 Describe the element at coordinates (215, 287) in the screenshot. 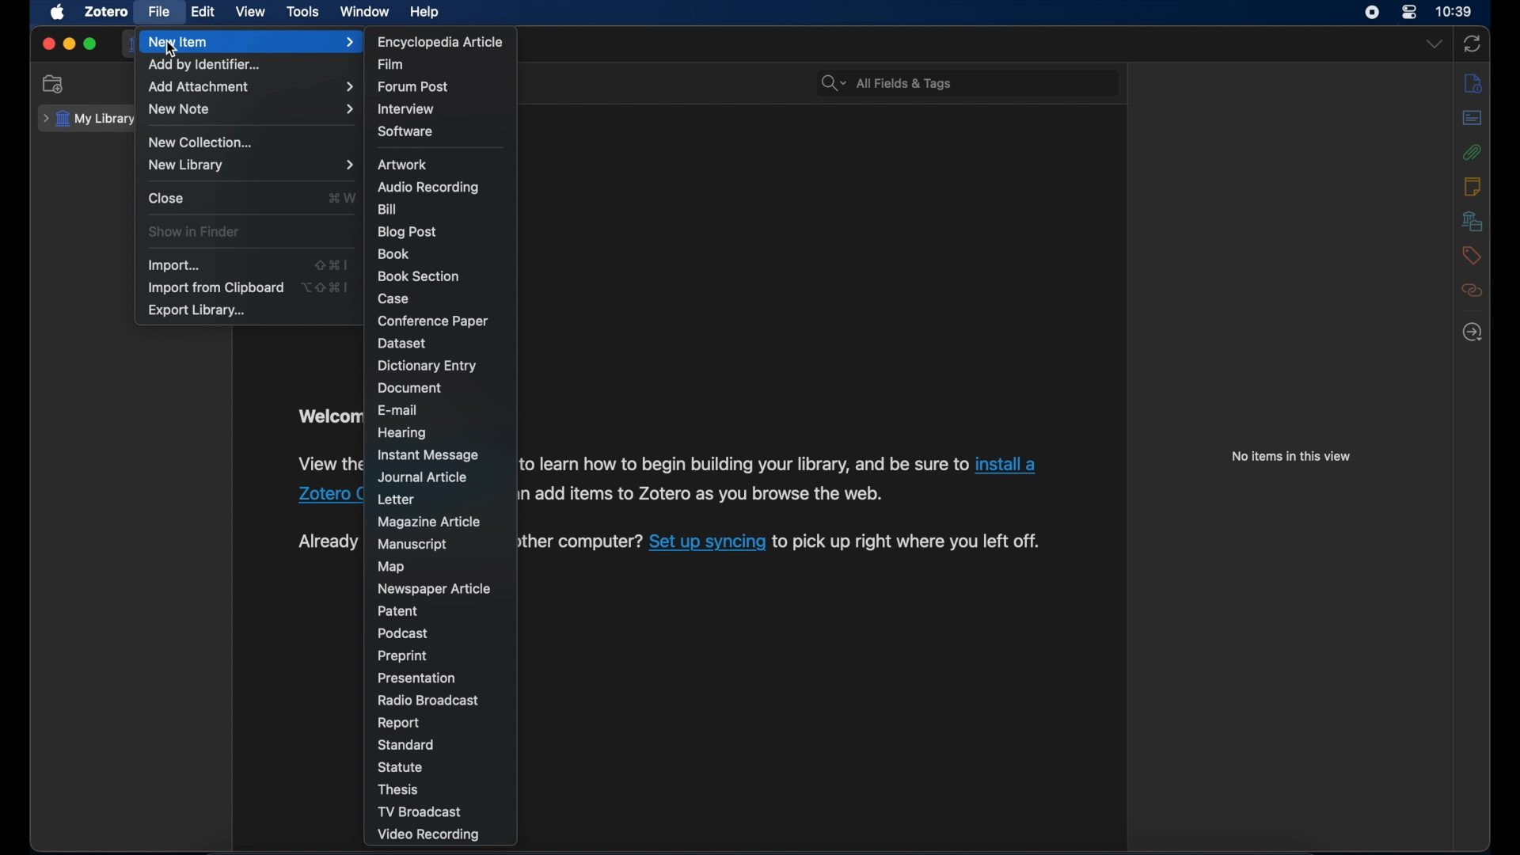

I see `import from clipboard` at that location.